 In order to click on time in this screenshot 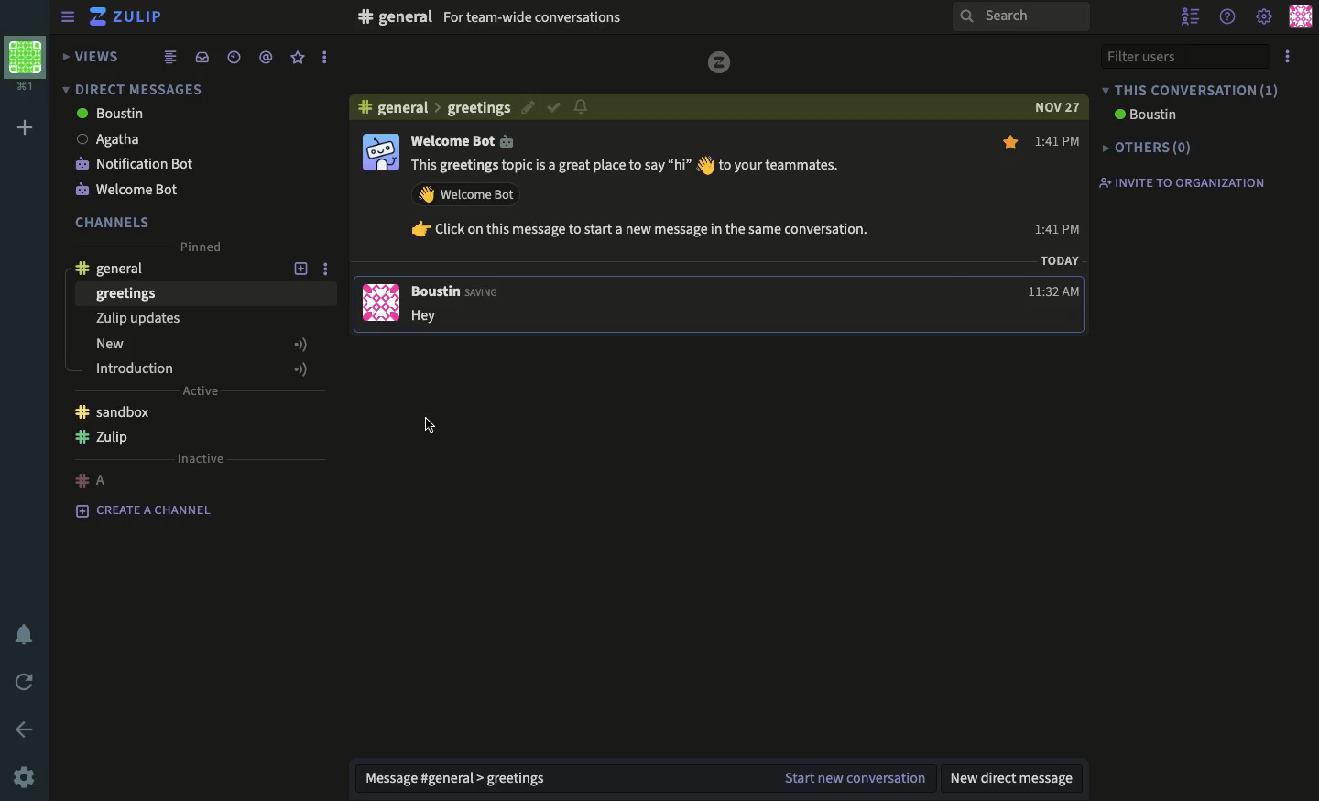, I will do `click(234, 57)`.